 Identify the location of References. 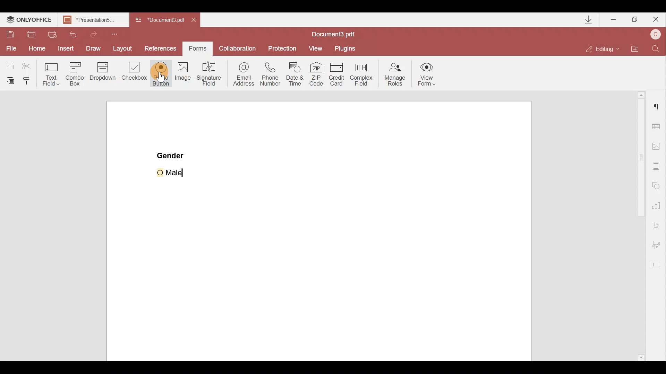
(161, 48).